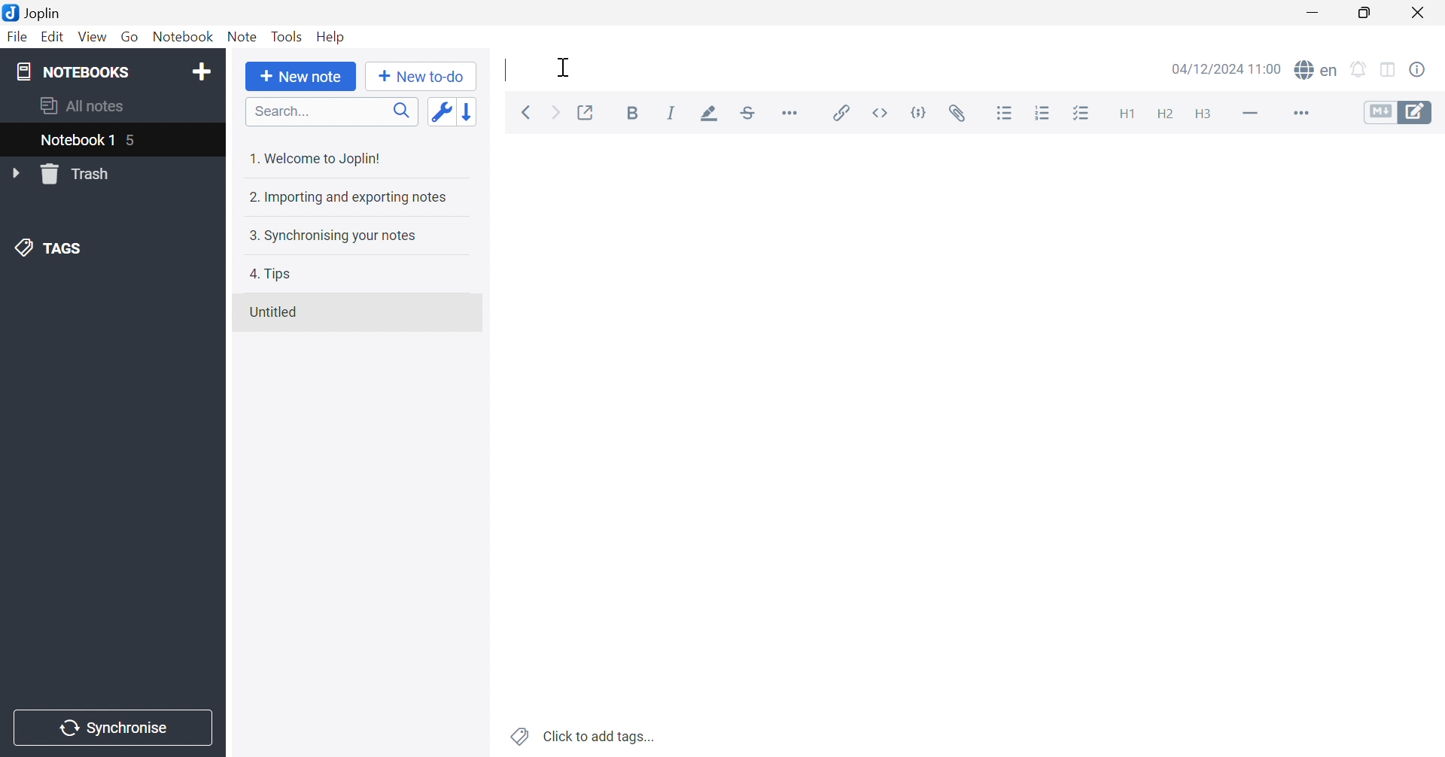 The height and width of the screenshot is (757, 1445). I want to click on Notebook 1, so click(75, 141).